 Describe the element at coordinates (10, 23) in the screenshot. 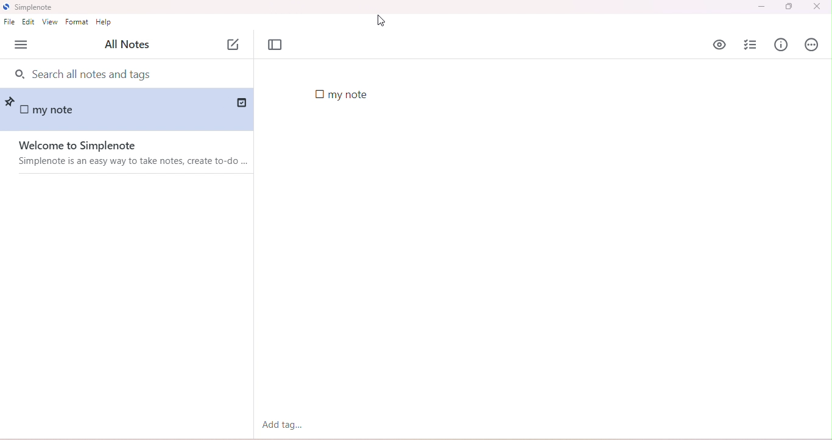

I see `file` at that location.